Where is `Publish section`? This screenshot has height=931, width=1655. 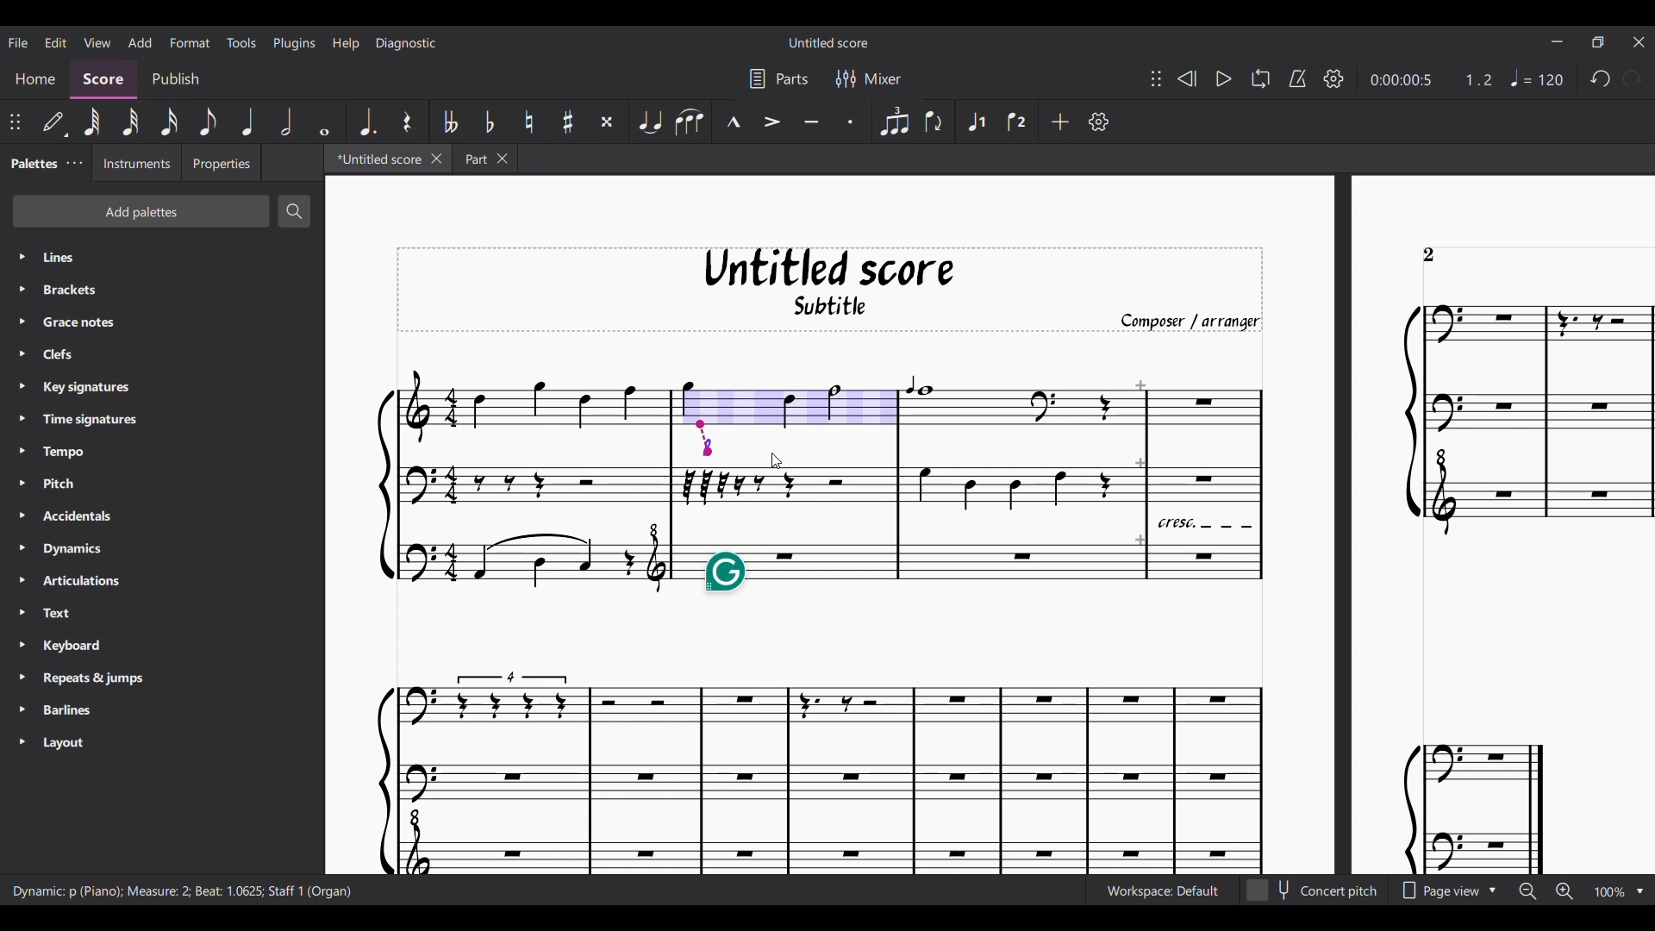 Publish section is located at coordinates (174, 79).